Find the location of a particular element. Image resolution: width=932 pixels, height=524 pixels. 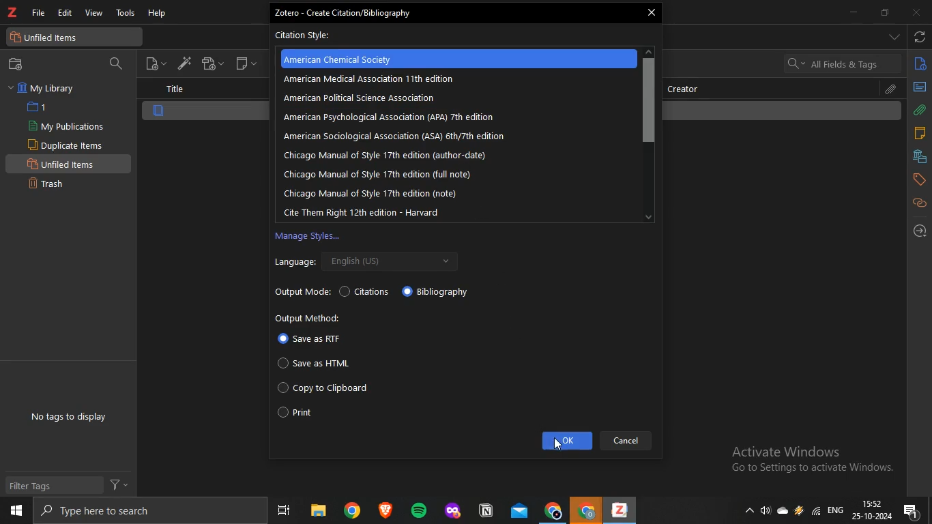

attachment is located at coordinates (892, 89).